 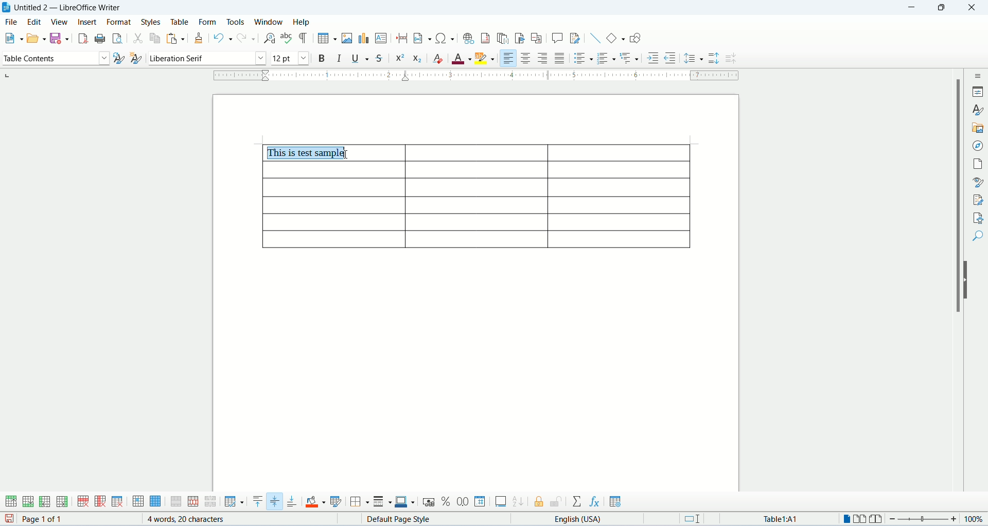 What do you see at coordinates (616, 38) in the screenshot?
I see `basic shapes` at bounding box center [616, 38].